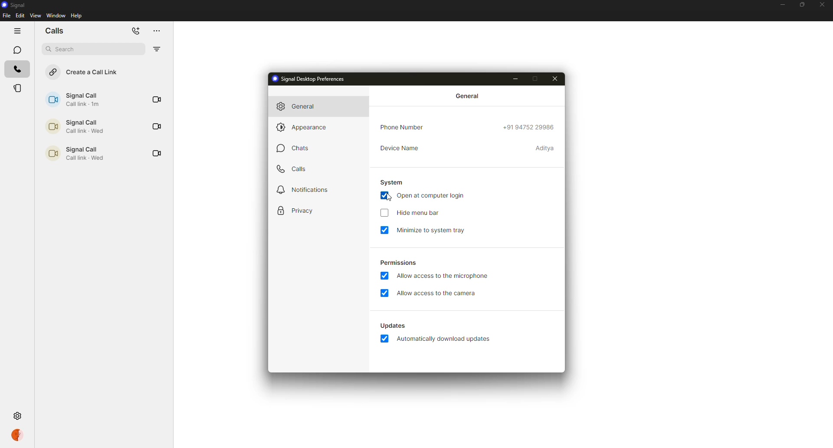  Describe the element at coordinates (17, 415) in the screenshot. I see `settings` at that location.